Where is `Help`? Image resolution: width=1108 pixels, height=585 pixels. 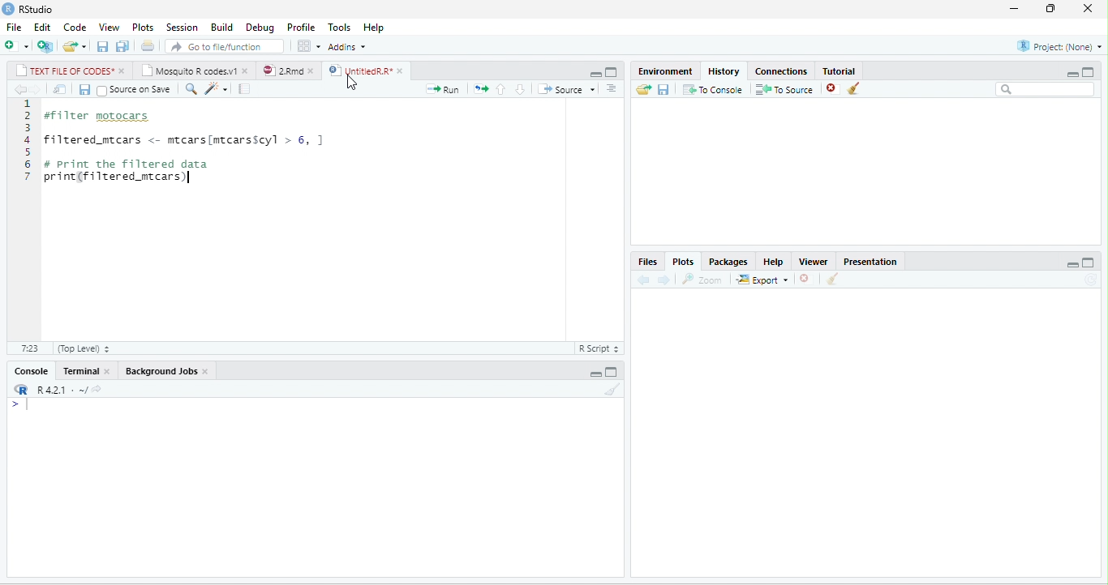 Help is located at coordinates (373, 28).